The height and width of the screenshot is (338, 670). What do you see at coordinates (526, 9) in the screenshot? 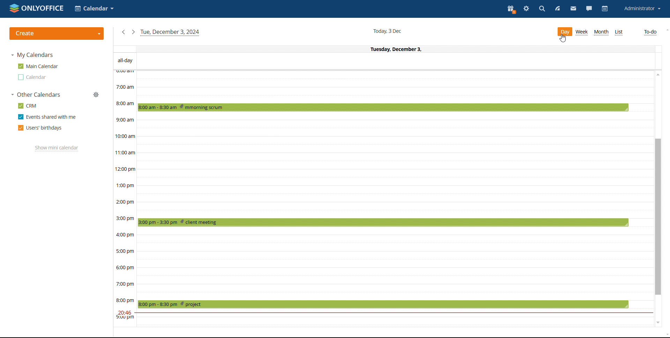
I see `settings` at bounding box center [526, 9].